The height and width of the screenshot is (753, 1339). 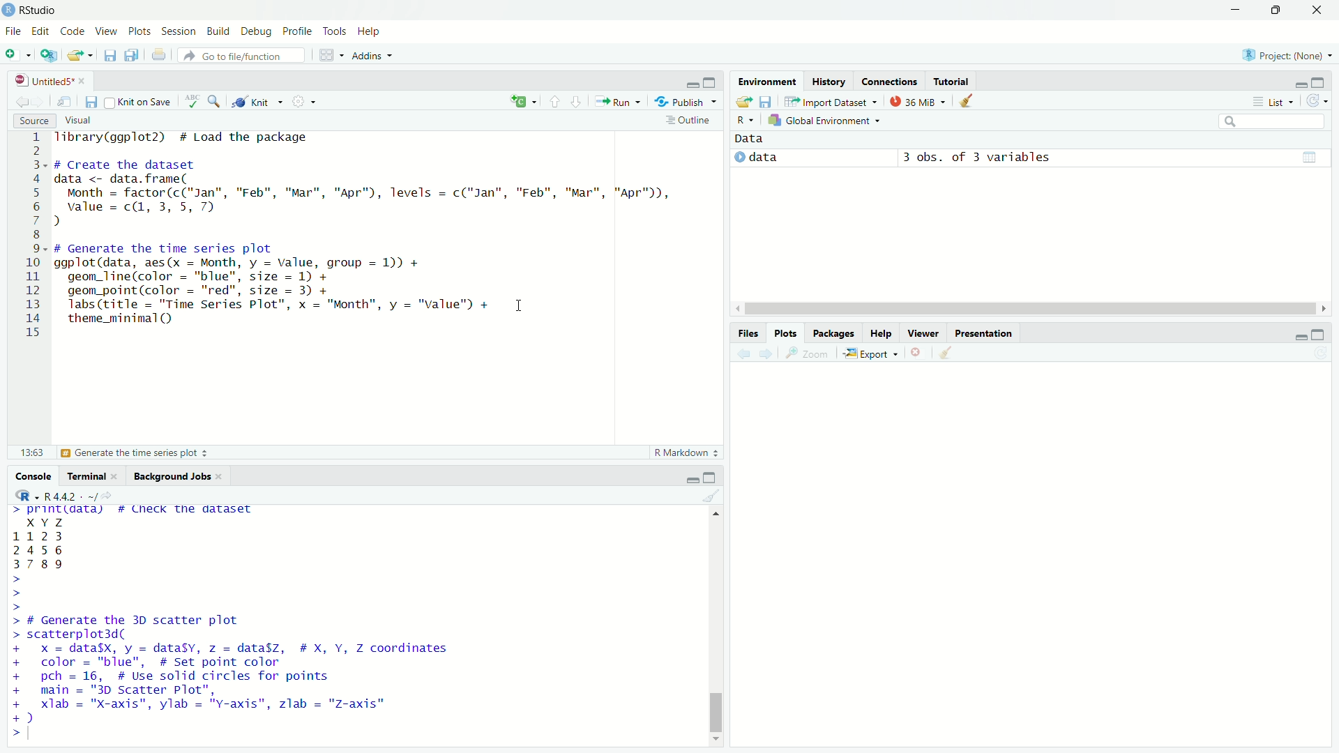 What do you see at coordinates (752, 139) in the screenshot?
I see `data` at bounding box center [752, 139].